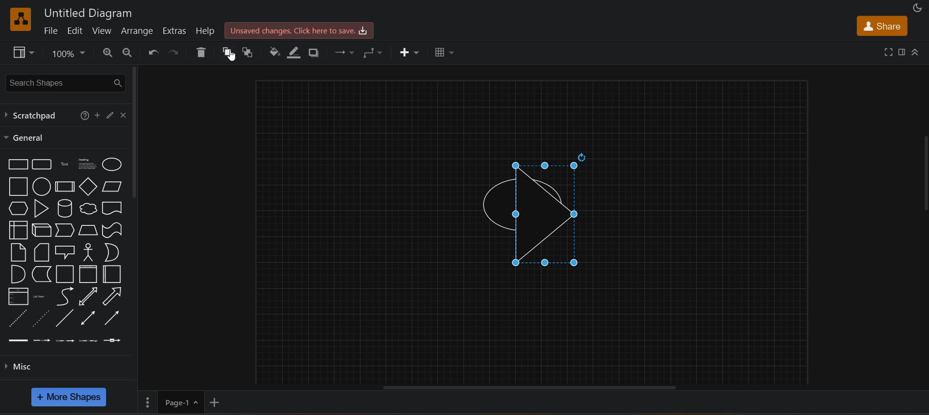 This screenshot has width=929, height=415. Describe the element at coordinates (922, 172) in the screenshot. I see `vertical scroll  bar` at that location.